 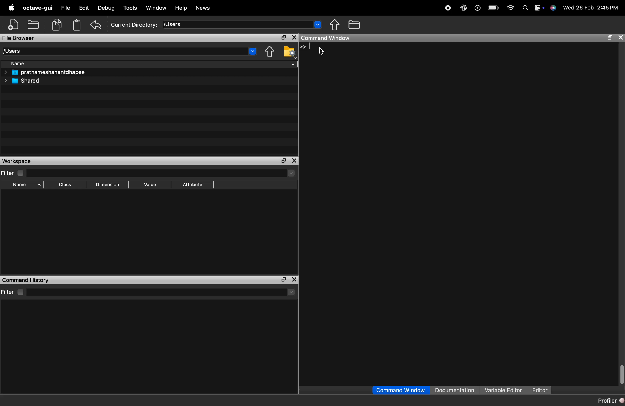 I want to click on 1 Documentation, so click(x=452, y=388).